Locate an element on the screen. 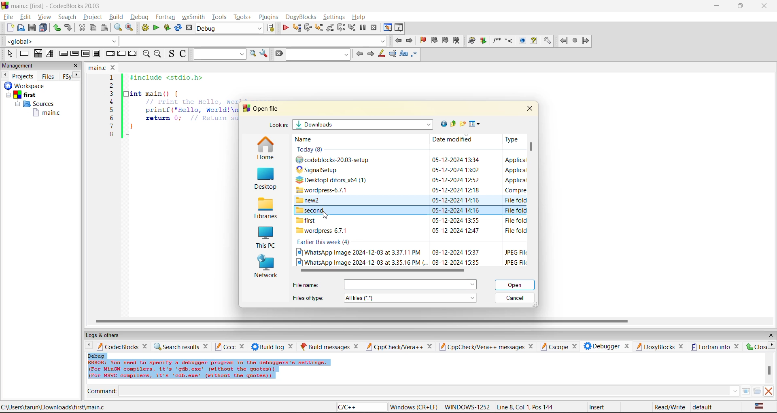  date and time is located at coordinates (455, 252).